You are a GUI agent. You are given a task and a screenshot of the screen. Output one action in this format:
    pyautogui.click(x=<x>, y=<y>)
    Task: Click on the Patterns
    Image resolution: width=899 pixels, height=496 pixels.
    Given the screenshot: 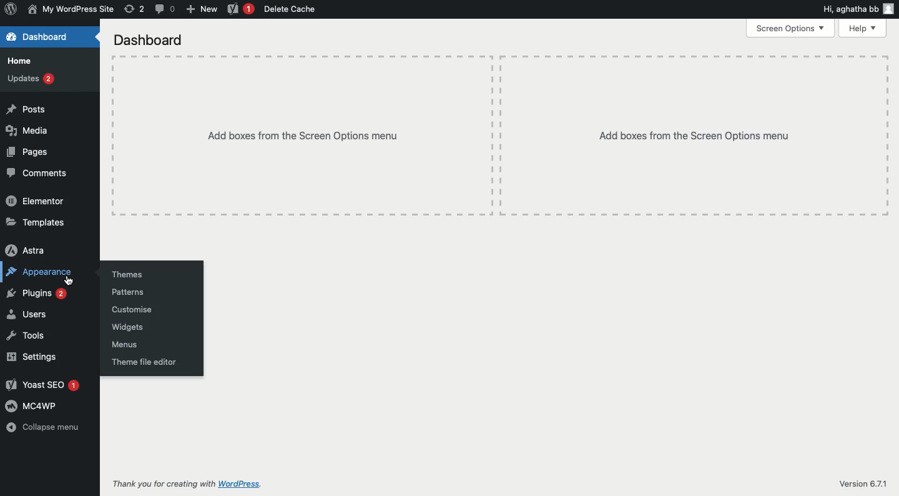 What is the action you would take?
    pyautogui.click(x=127, y=292)
    